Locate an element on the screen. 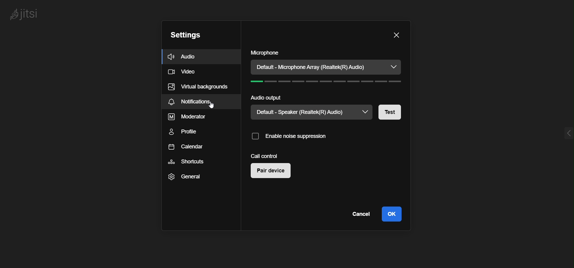 This screenshot has width=574, height=268. microphone dropdown is located at coordinates (396, 66).